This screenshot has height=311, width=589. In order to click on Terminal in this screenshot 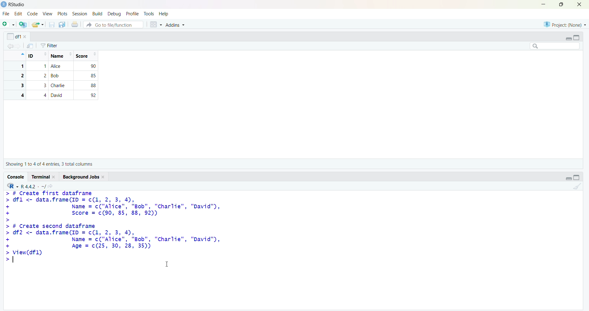, I will do `click(41, 177)`.